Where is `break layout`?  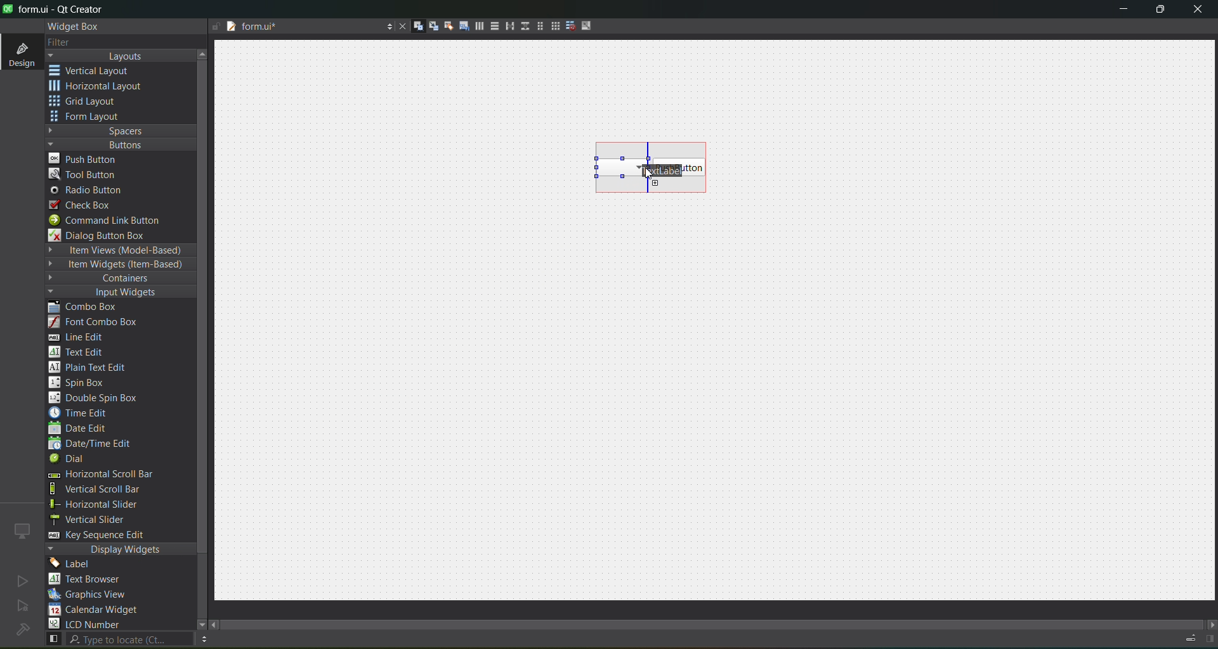
break layout is located at coordinates (567, 27).